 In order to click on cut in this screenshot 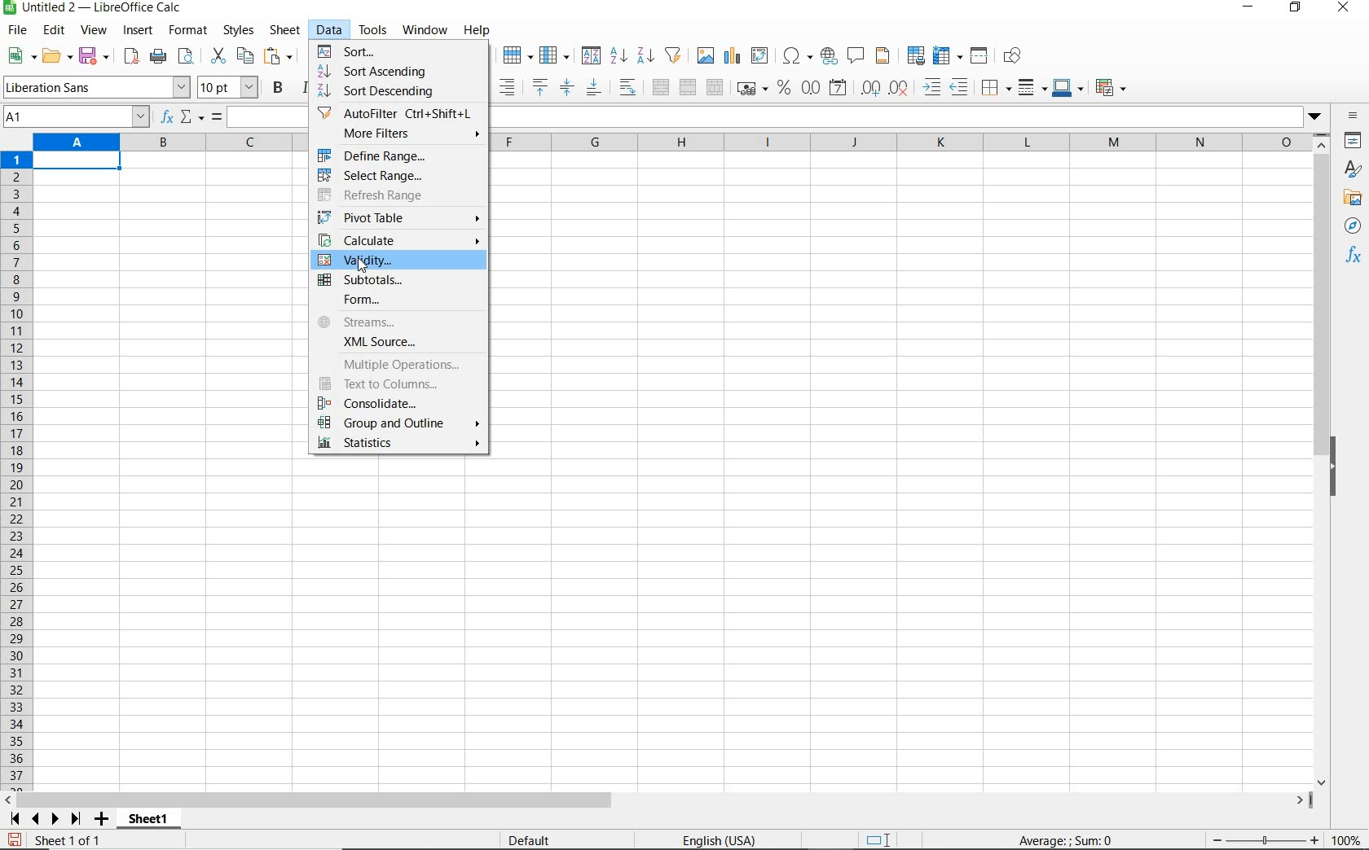, I will do `click(218, 56)`.